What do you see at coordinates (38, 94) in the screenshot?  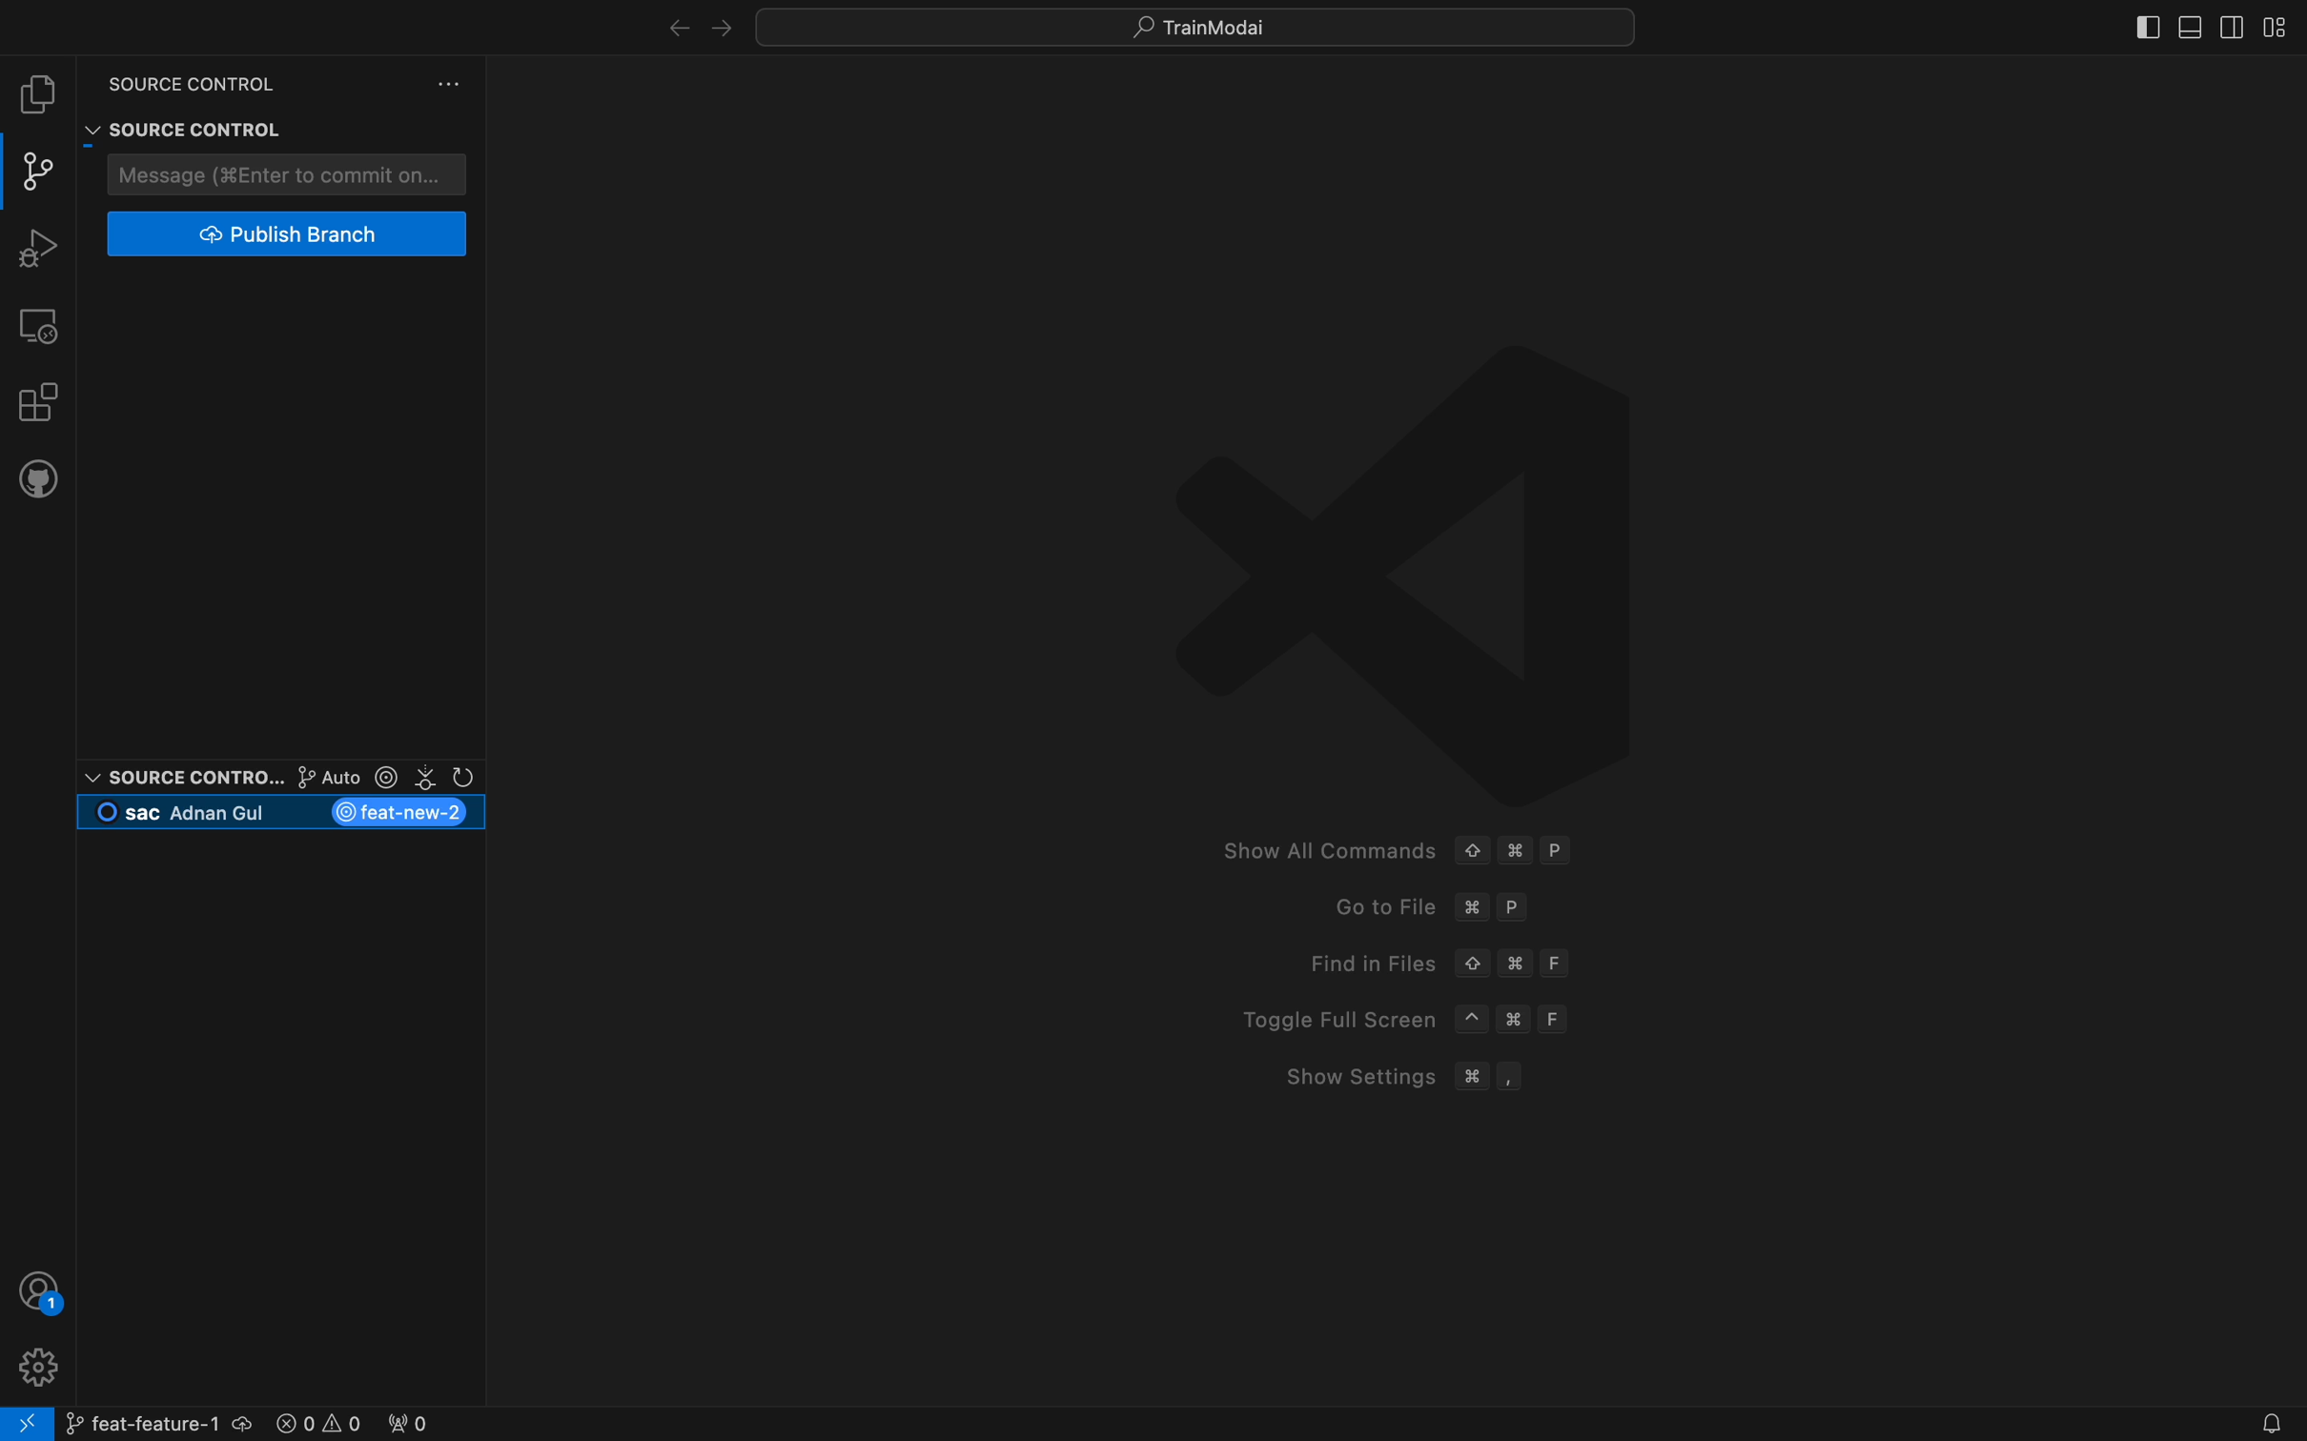 I see `file` at bounding box center [38, 94].